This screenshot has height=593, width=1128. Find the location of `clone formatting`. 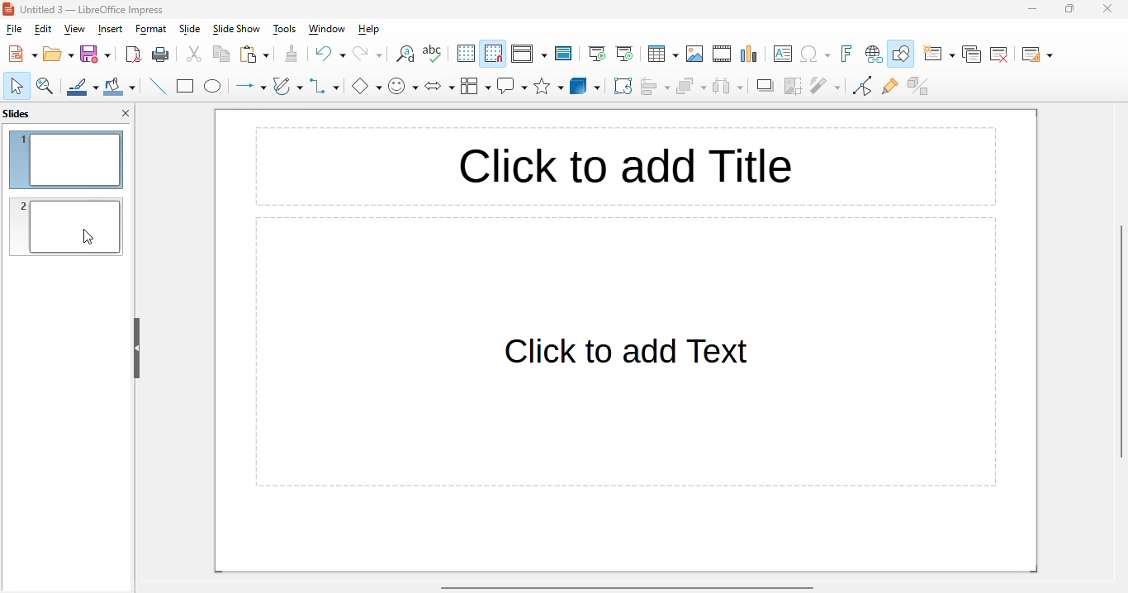

clone formatting is located at coordinates (291, 54).